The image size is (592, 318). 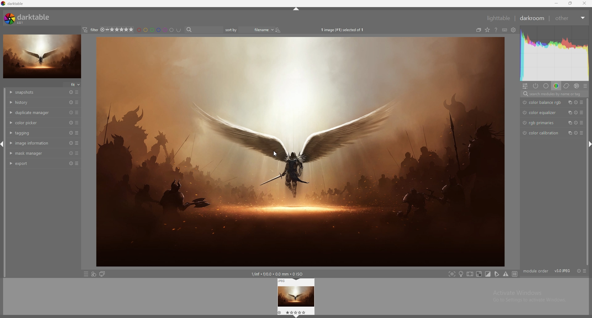 I want to click on reset, so click(x=71, y=102).